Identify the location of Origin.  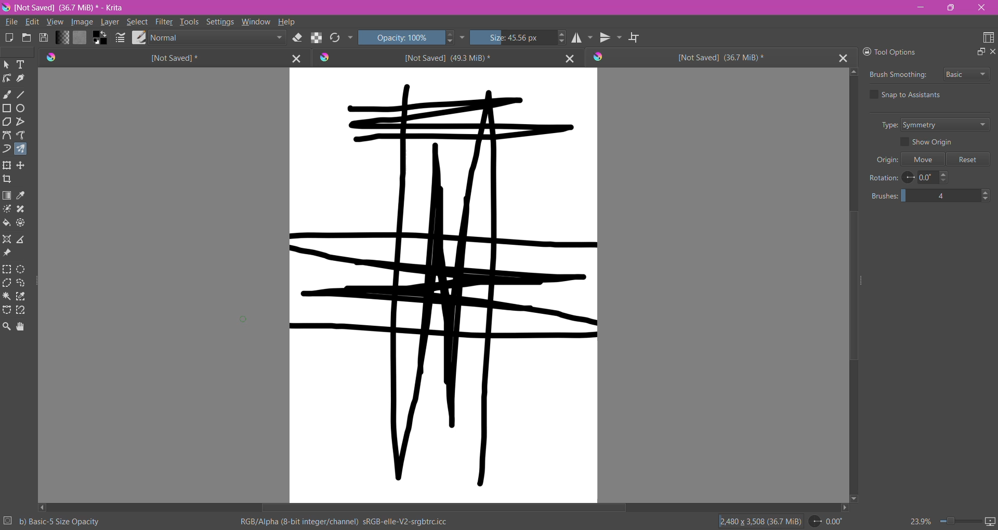
(884, 161).